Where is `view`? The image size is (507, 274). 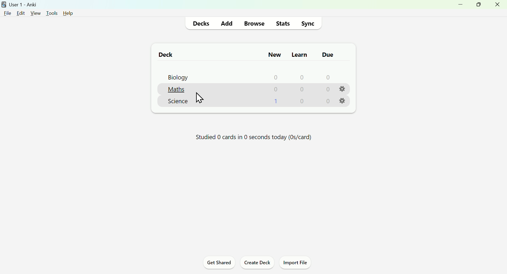
view is located at coordinates (35, 13).